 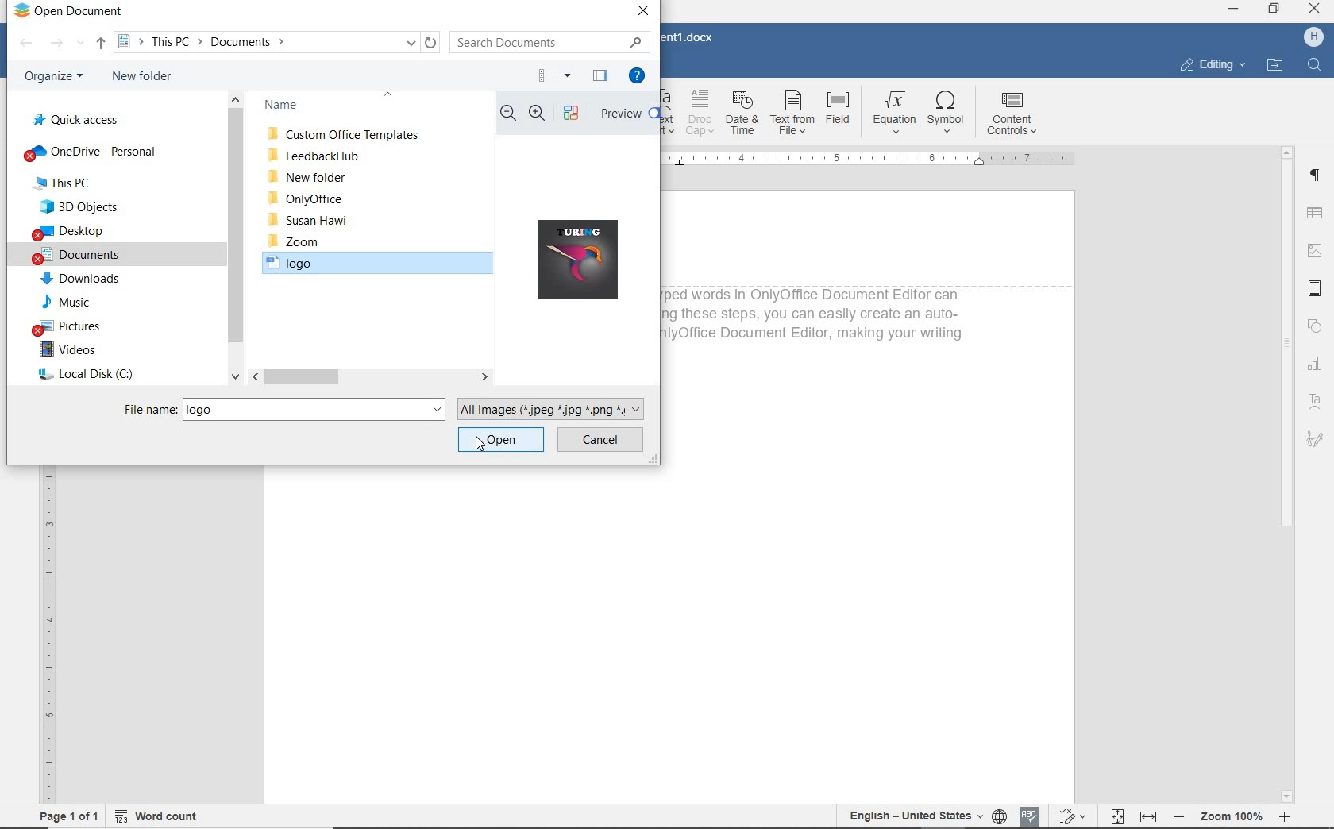 I want to click on SEARCH DOCUMENT, so click(x=545, y=41).